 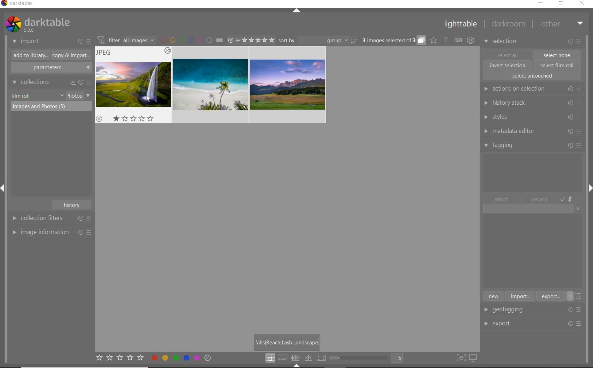 I want to click on Options, so click(x=575, y=324).